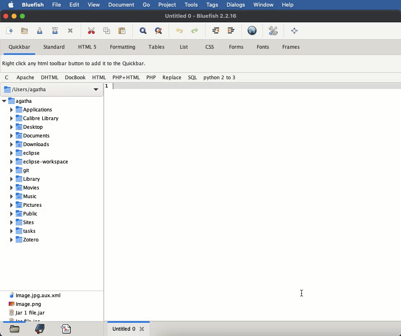 Image resolution: width=401 pixels, height=336 pixels. What do you see at coordinates (196, 31) in the screenshot?
I see `redo` at bounding box center [196, 31].